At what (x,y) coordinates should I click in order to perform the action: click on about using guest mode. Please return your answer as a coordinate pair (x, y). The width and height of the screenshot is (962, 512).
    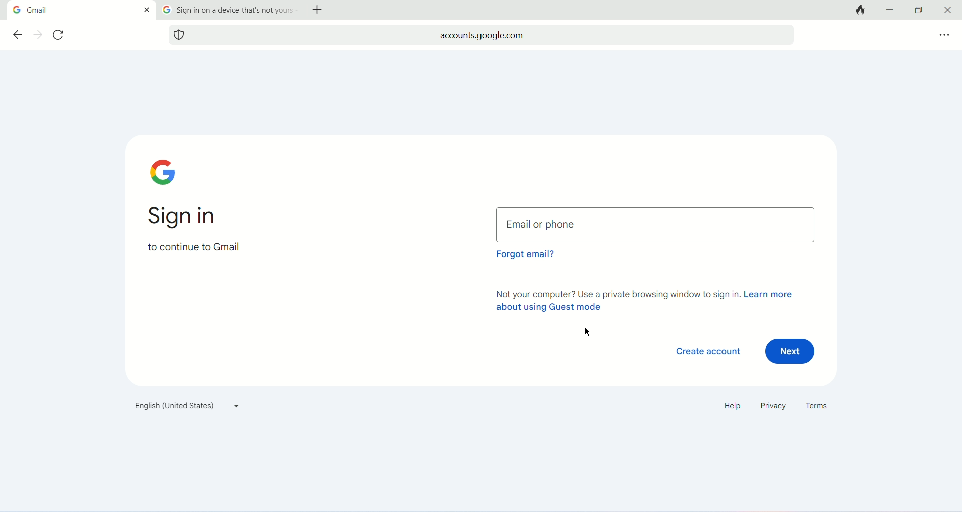
    Looking at the image, I should click on (547, 308).